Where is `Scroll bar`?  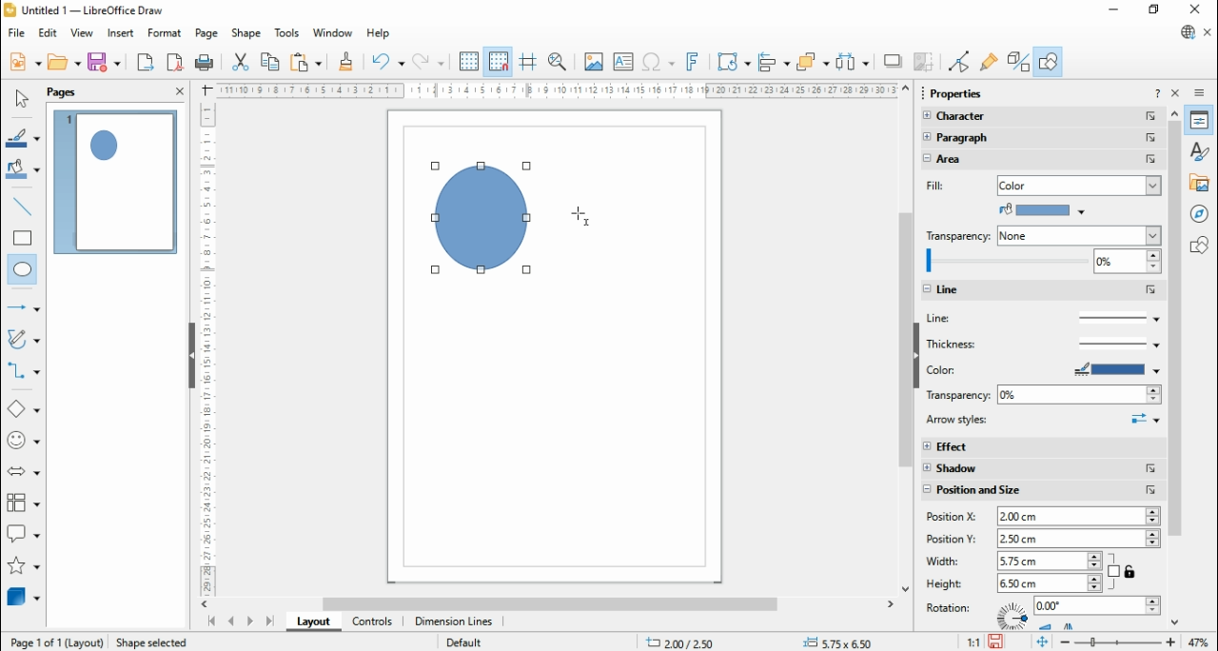
Scroll bar is located at coordinates (1175, 365).